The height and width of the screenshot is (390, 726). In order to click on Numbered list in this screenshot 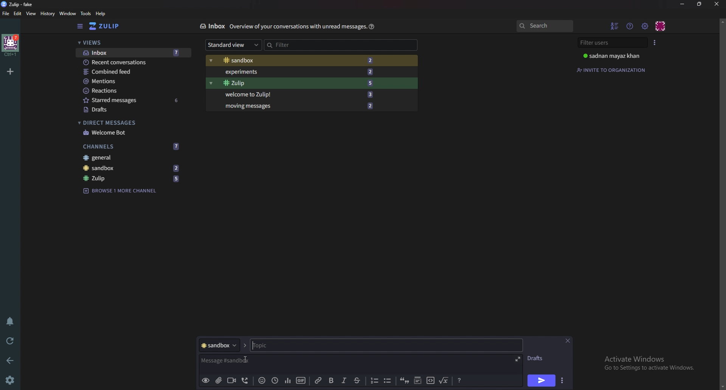, I will do `click(374, 381)`.